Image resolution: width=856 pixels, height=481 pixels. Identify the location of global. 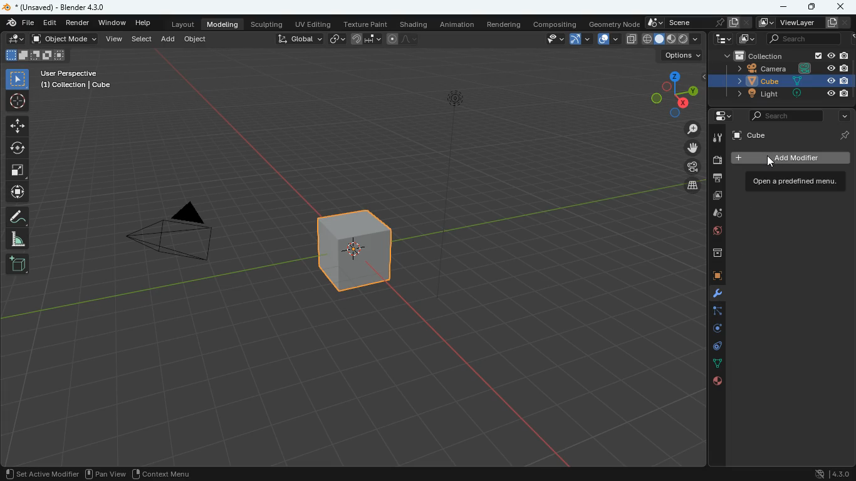
(301, 39).